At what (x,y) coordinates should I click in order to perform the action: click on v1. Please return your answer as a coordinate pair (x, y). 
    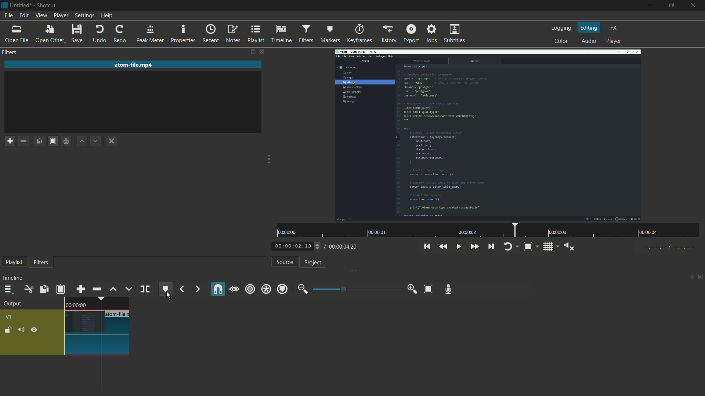
    Looking at the image, I should click on (9, 317).